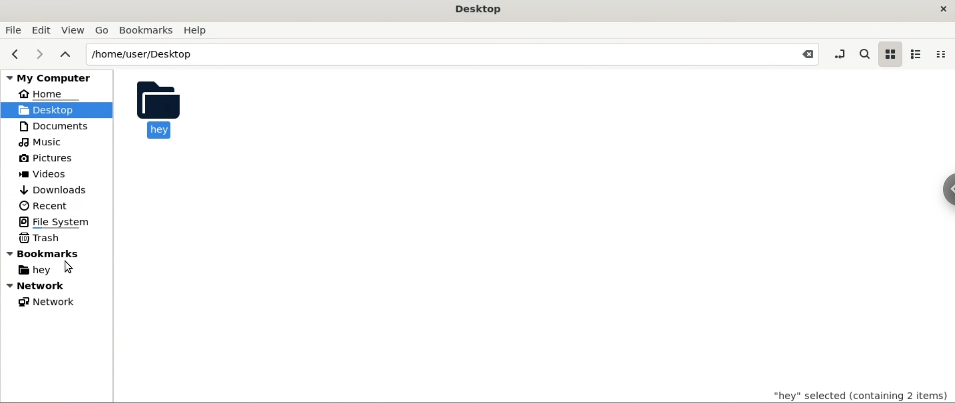  What do you see at coordinates (944, 54) in the screenshot?
I see `compact view` at bounding box center [944, 54].